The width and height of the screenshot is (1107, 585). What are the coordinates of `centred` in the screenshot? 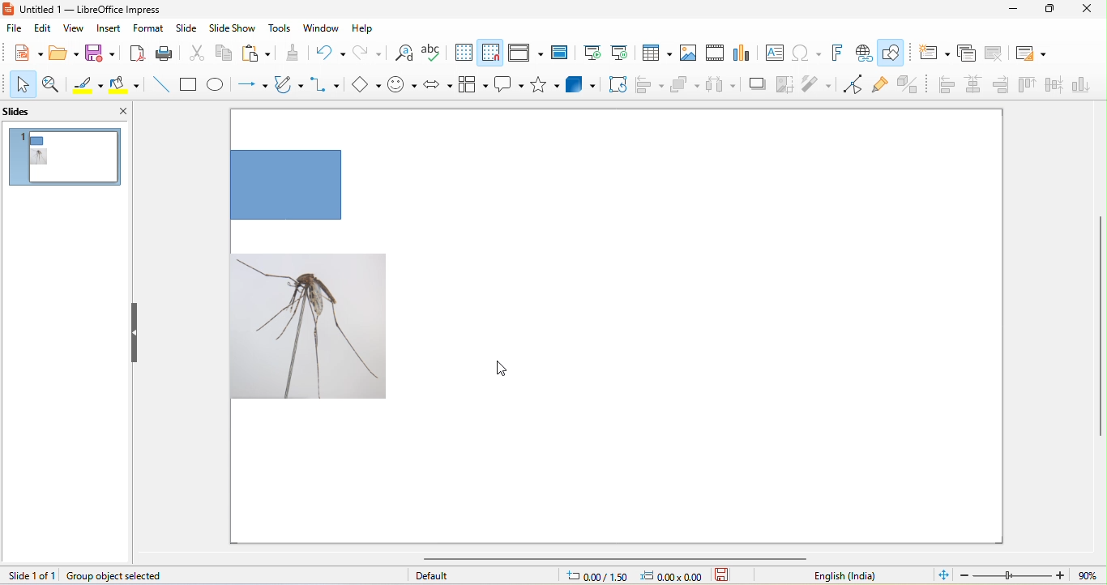 It's located at (974, 85).